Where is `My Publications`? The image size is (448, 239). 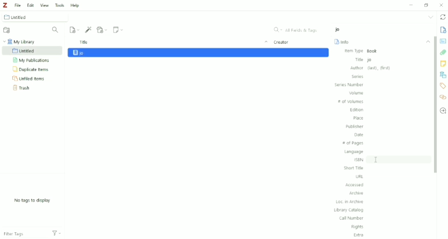
My Publications is located at coordinates (34, 60).